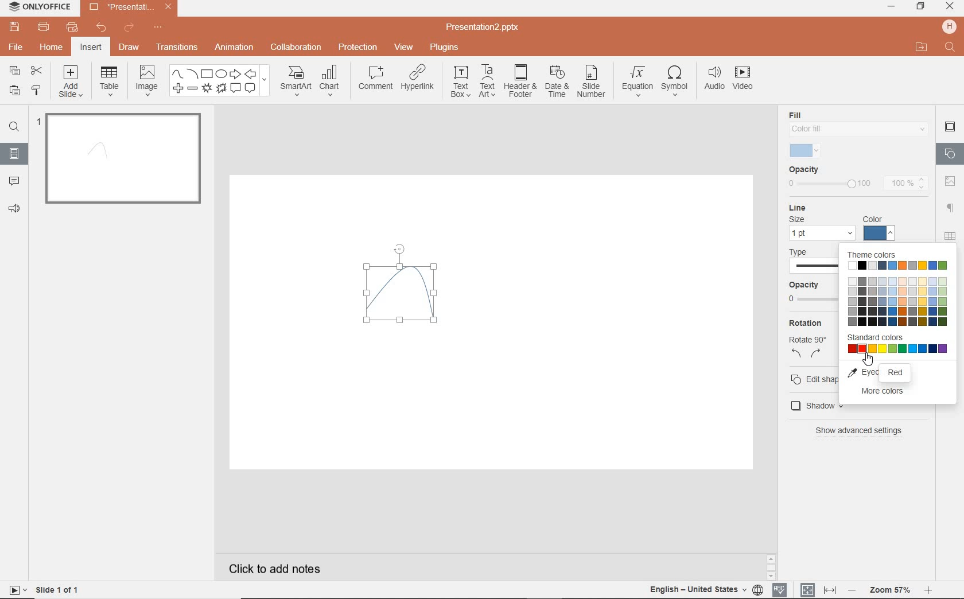 The image size is (964, 599). I want to click on FEEDBACK & SUPPORT, so click(14, 209).